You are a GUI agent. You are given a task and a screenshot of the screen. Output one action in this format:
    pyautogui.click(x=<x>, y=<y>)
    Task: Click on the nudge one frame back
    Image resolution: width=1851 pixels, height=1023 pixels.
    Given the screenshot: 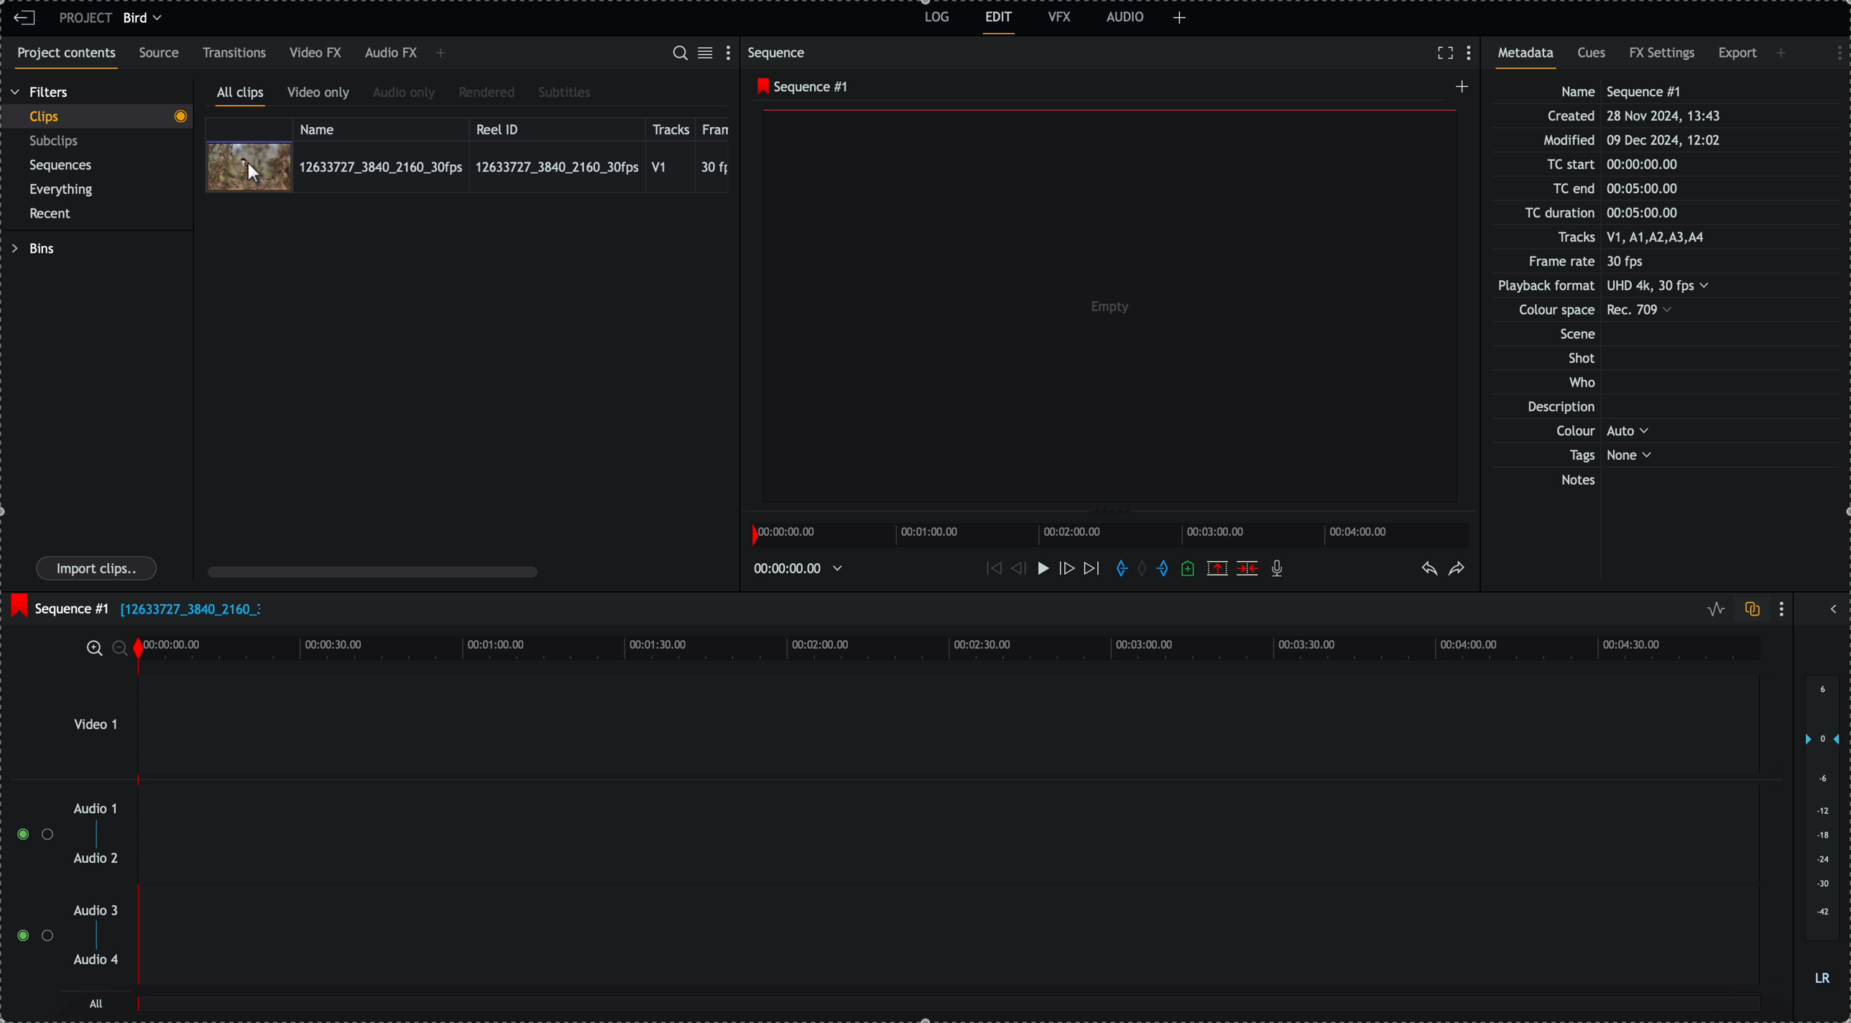 What is the action you would take?
    pyautogui.click(x=1015, y=568)
    